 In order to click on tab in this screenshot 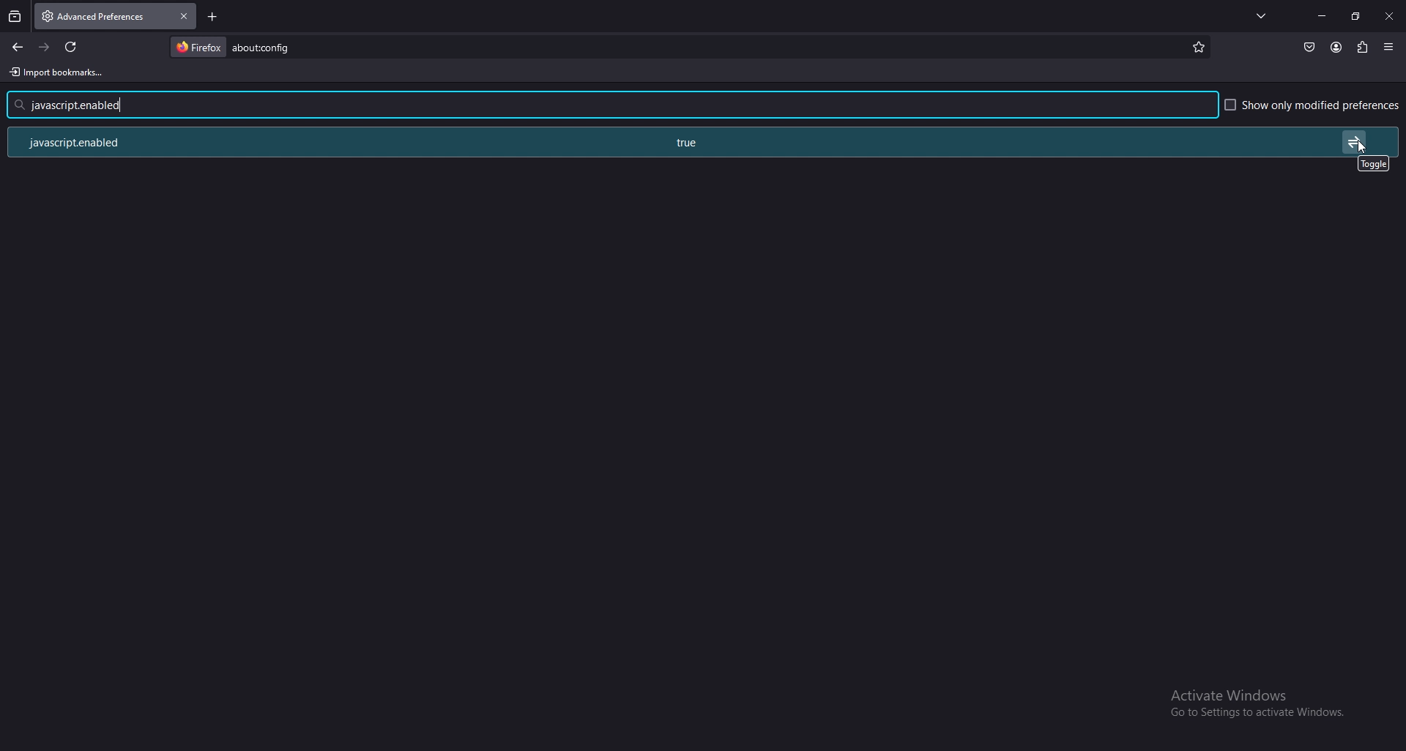, I will do `click(86, 15)`.